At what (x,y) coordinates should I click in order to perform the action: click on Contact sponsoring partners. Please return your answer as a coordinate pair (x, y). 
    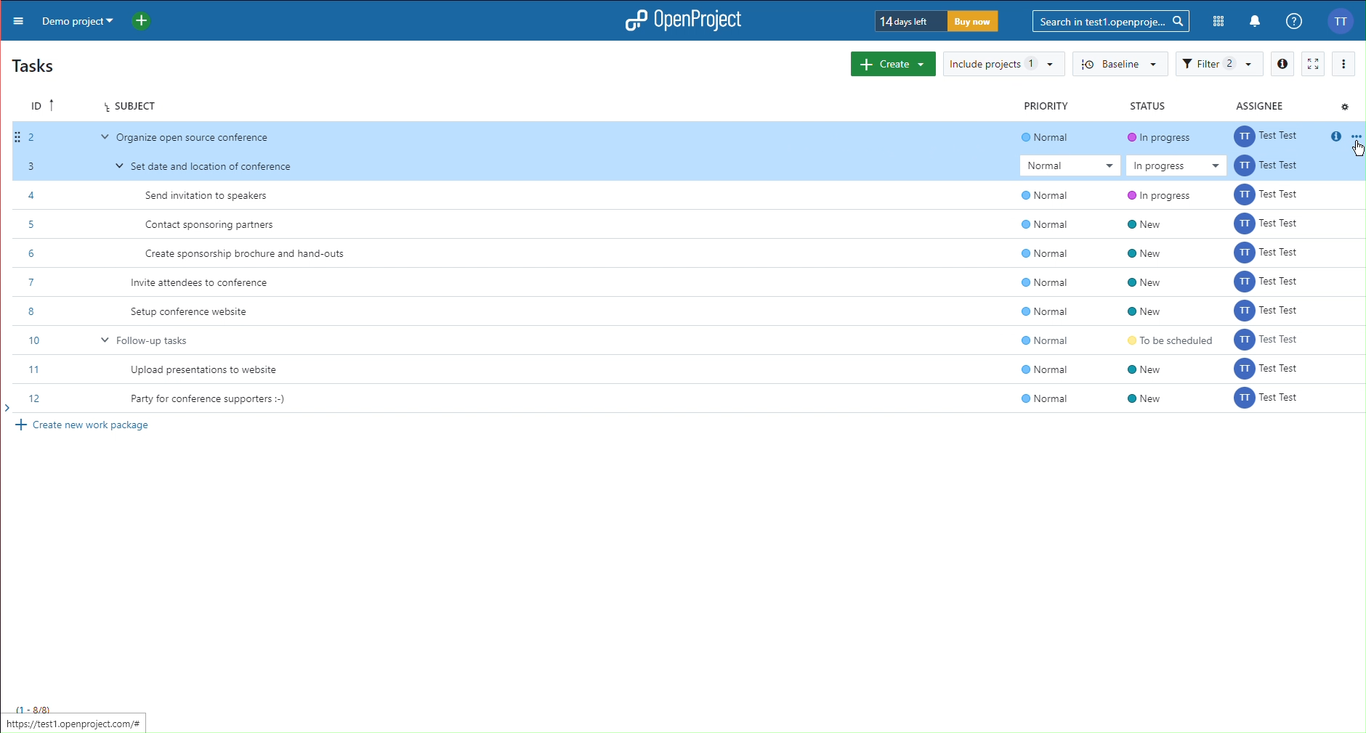
    Looking at the image, I should click on (211, 225).